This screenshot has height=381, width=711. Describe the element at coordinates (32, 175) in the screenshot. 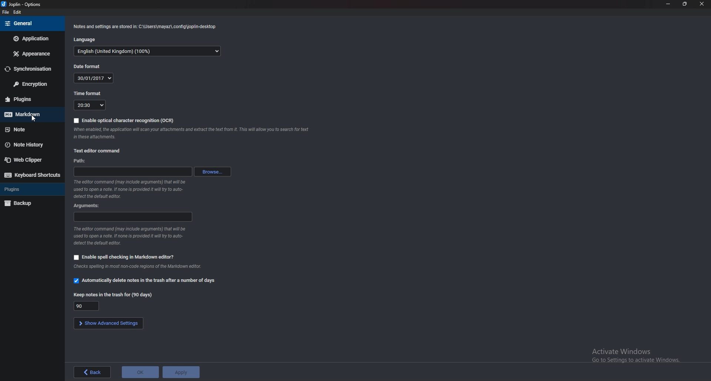

I see `Keyboard shortcut` at that location.